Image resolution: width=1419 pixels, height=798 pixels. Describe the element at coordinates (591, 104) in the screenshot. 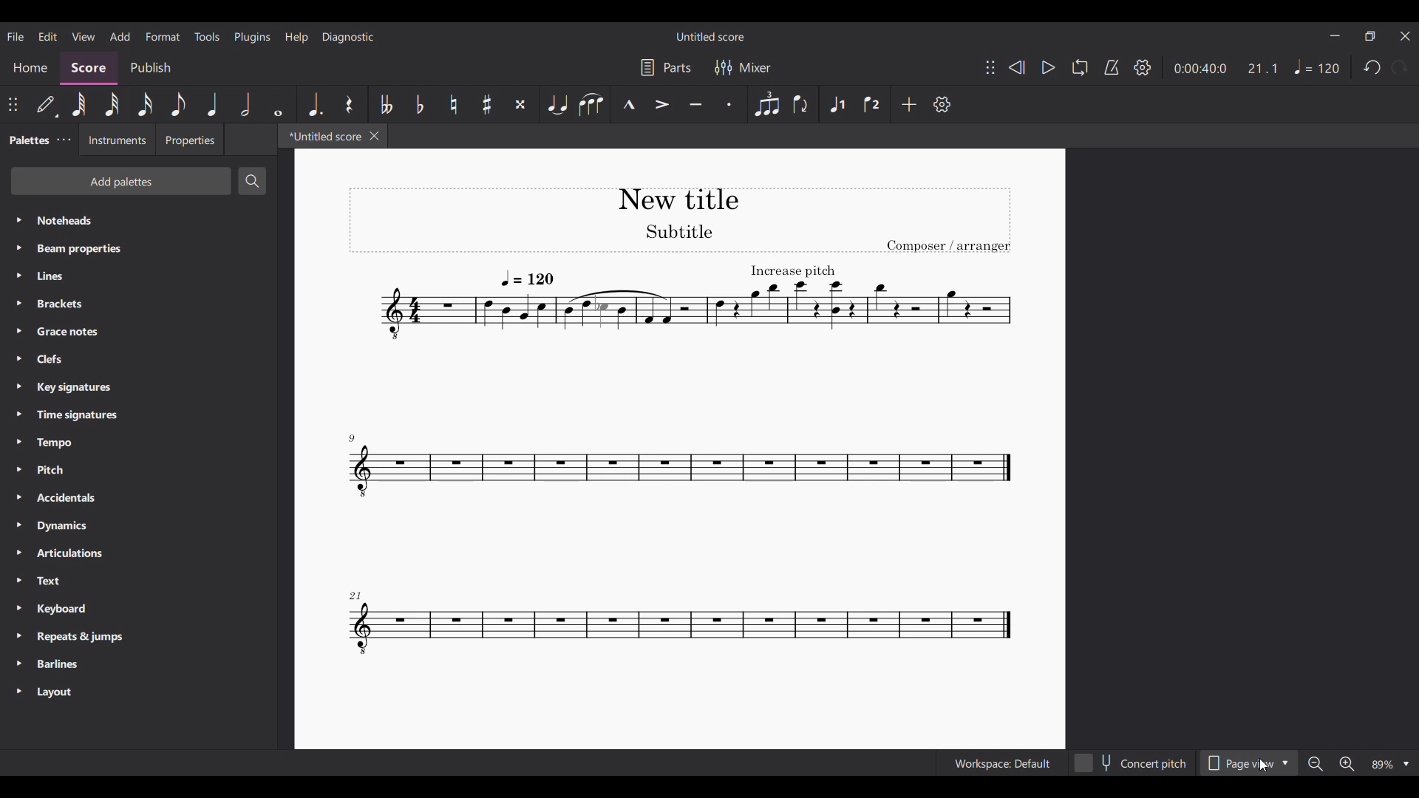

I see `Slur` at that location.